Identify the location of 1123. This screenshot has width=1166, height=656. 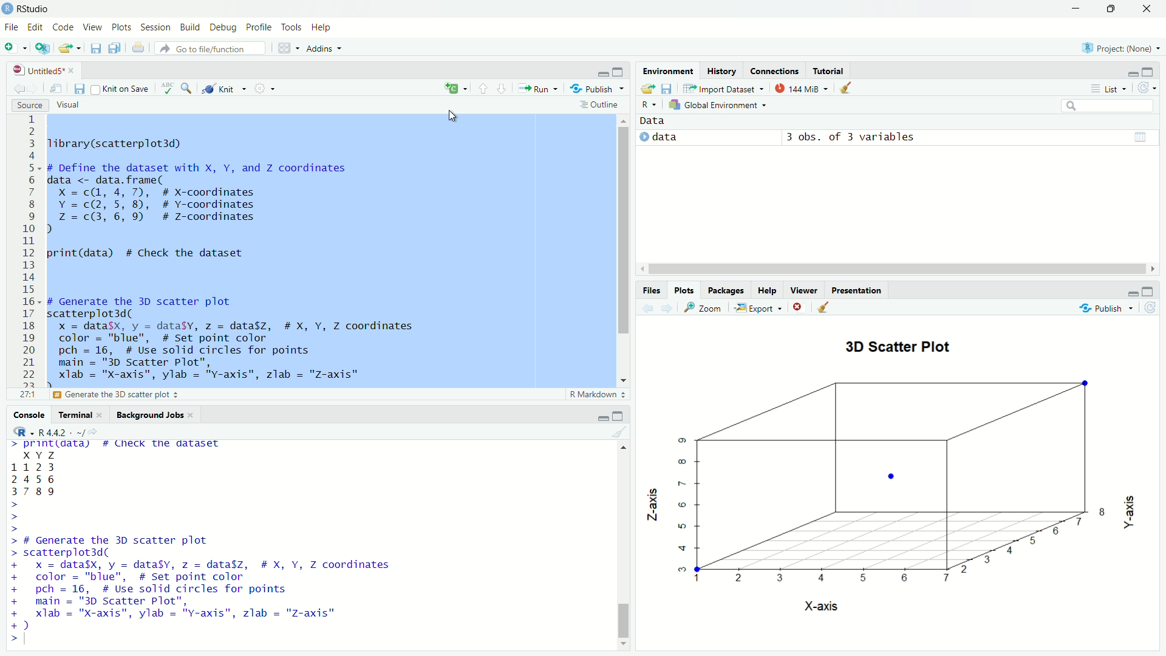
(35, 466).